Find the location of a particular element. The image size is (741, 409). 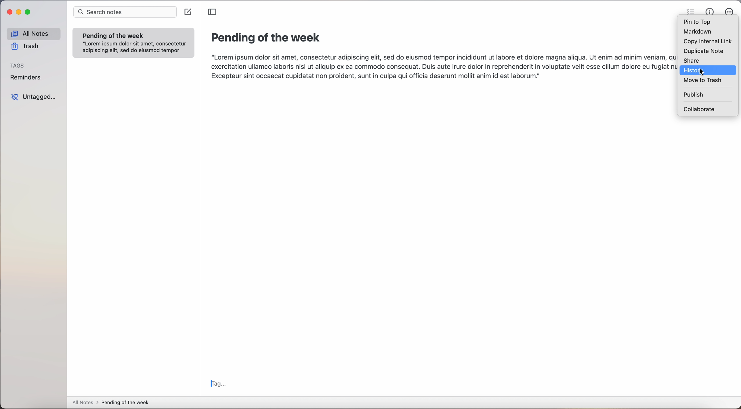

note Pending of the week is located at coordinates (133, 43).